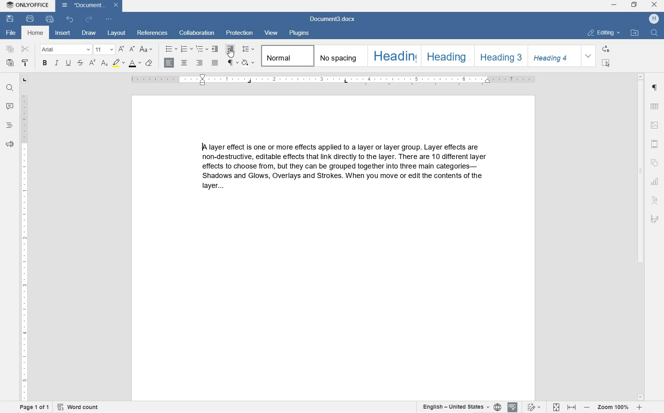 This screenshot has width=664, height=413. I want to click on CHANGE CASE, so click(147, 50).